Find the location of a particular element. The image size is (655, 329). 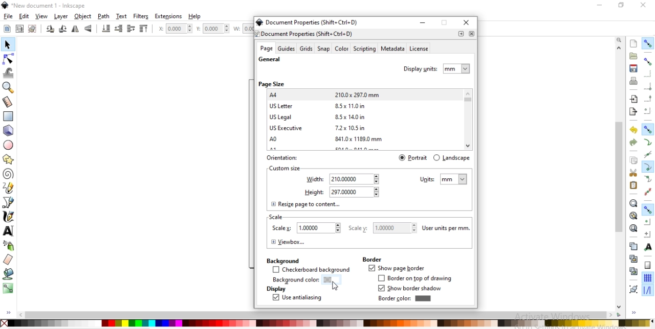

snap nodes, paths and handles is located at coordinates (648, 129).